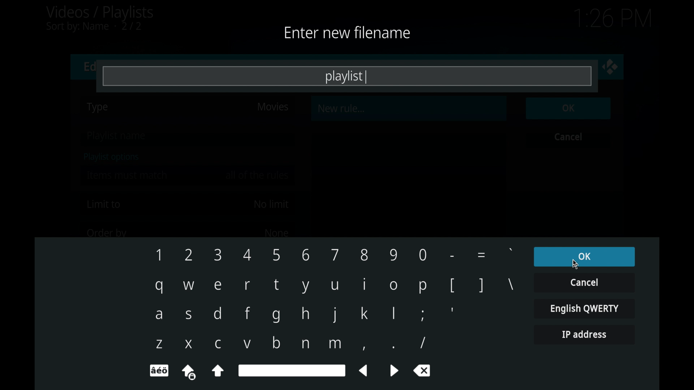  I want to click on type, so click(98, 108).